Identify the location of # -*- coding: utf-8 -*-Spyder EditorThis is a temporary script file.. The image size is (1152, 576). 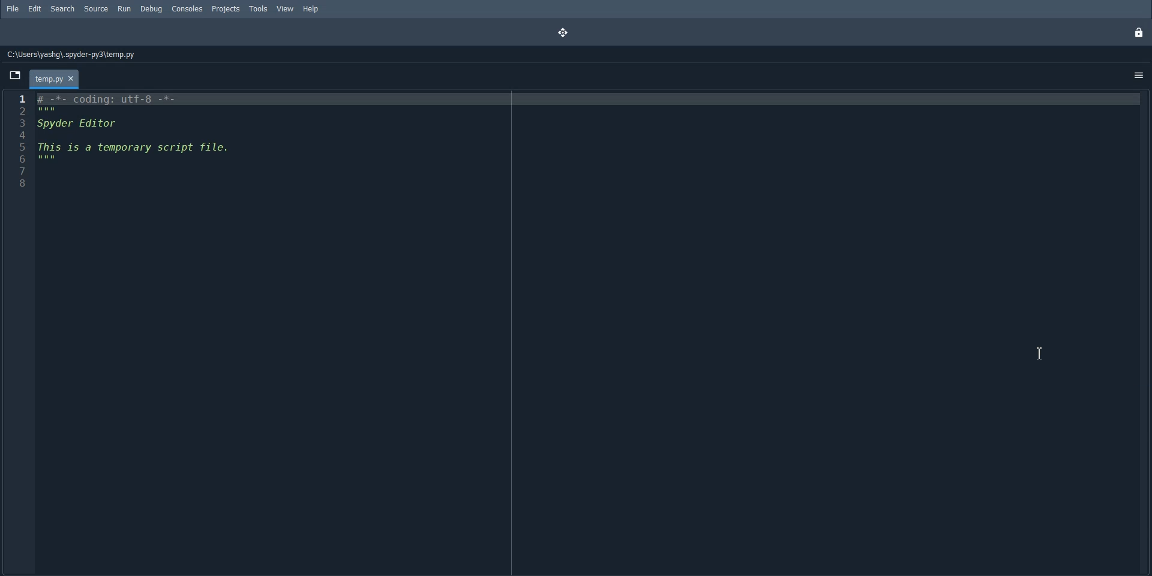
(134, 128).